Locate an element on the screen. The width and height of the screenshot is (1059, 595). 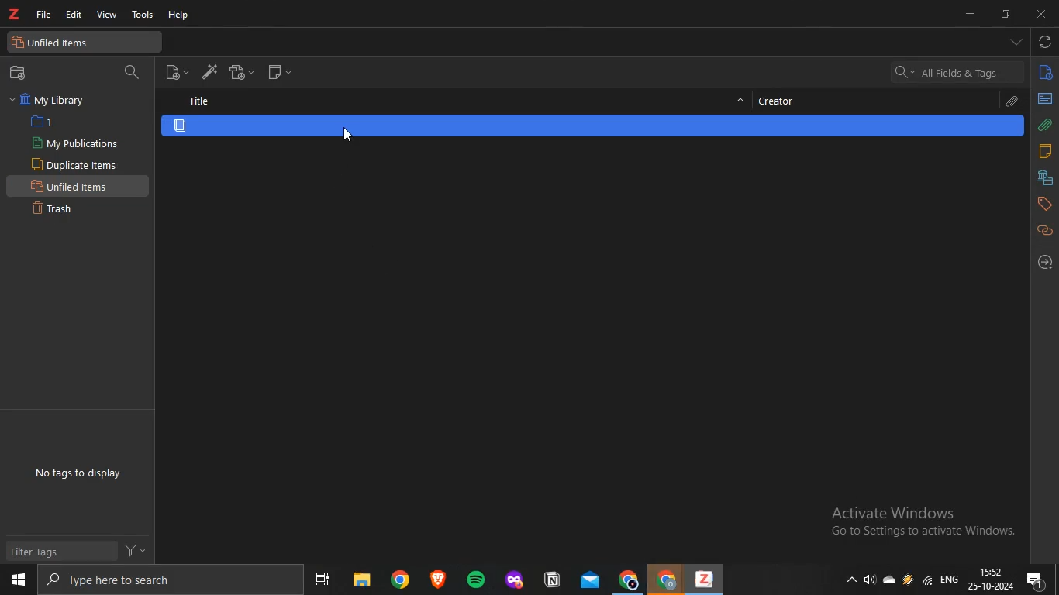
drive is located at coordinates (908, 579).